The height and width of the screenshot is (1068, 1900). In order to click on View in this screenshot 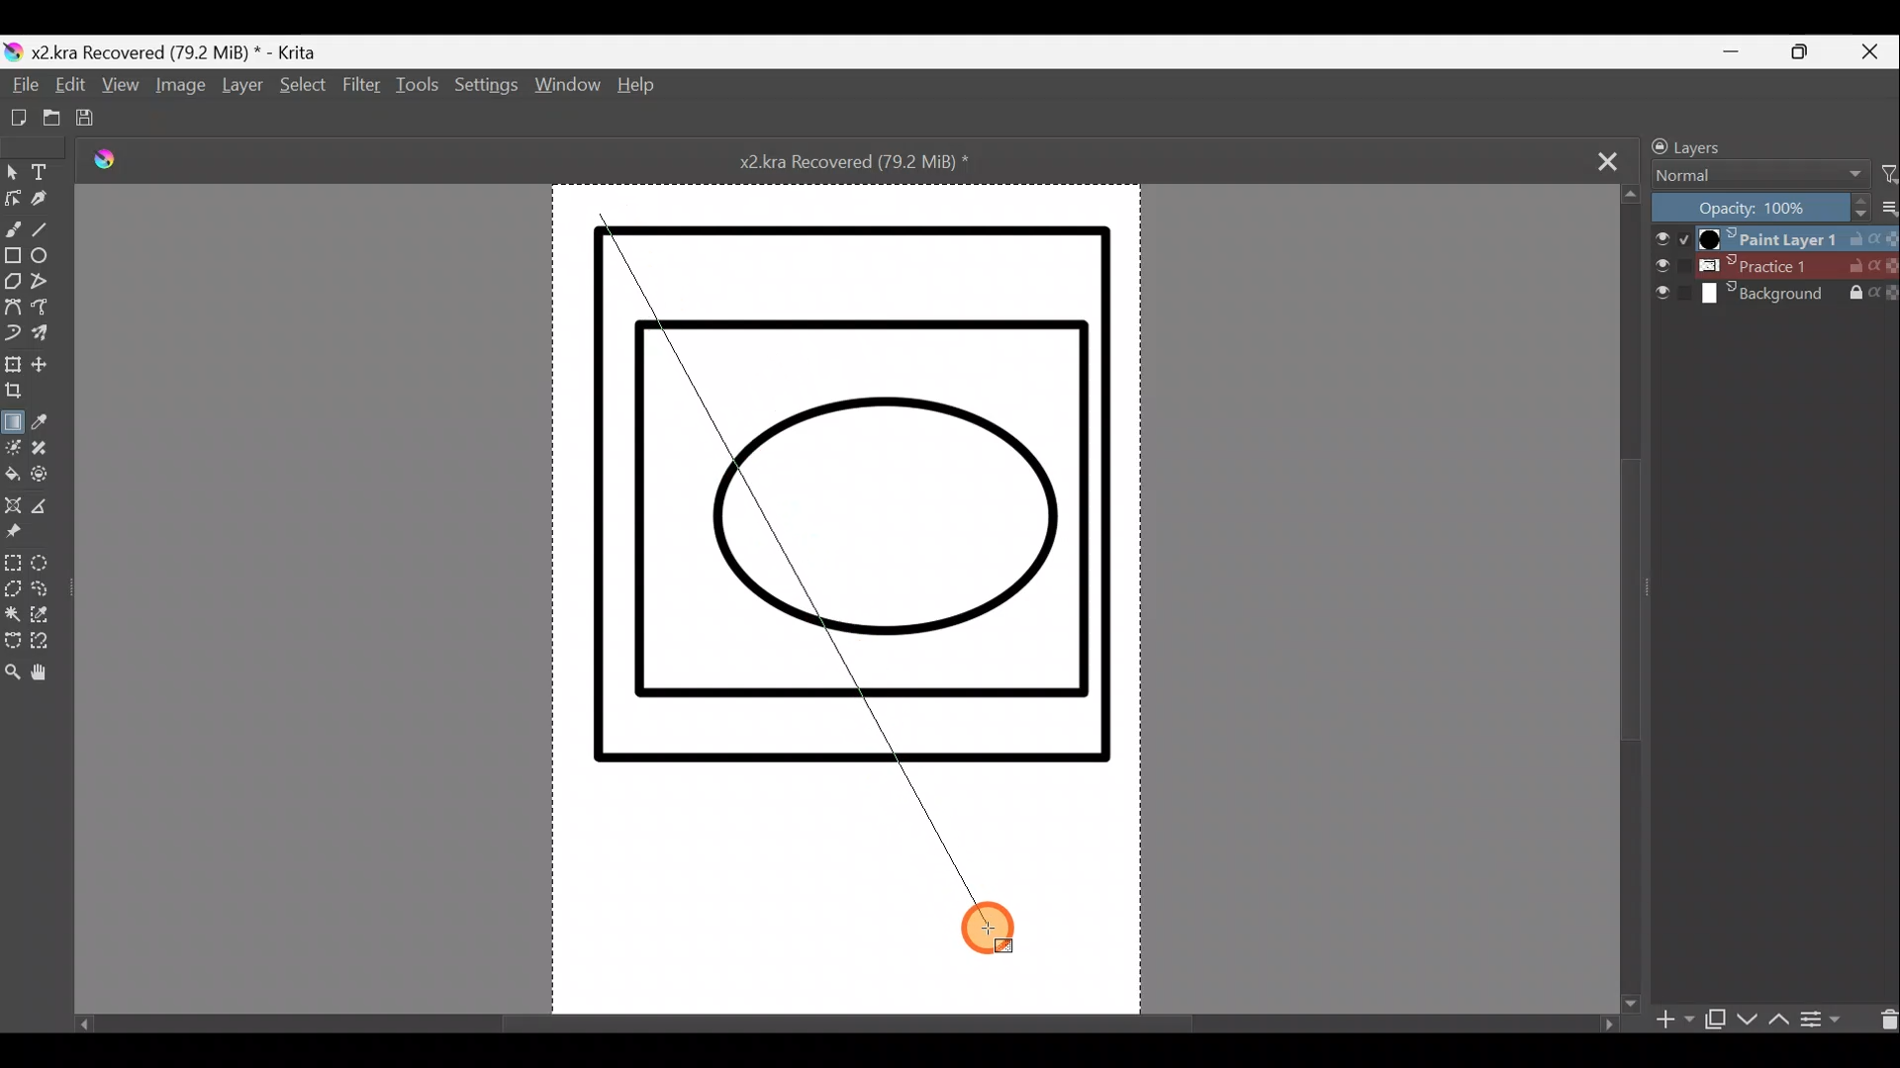, I will do `click(121, 90)`.